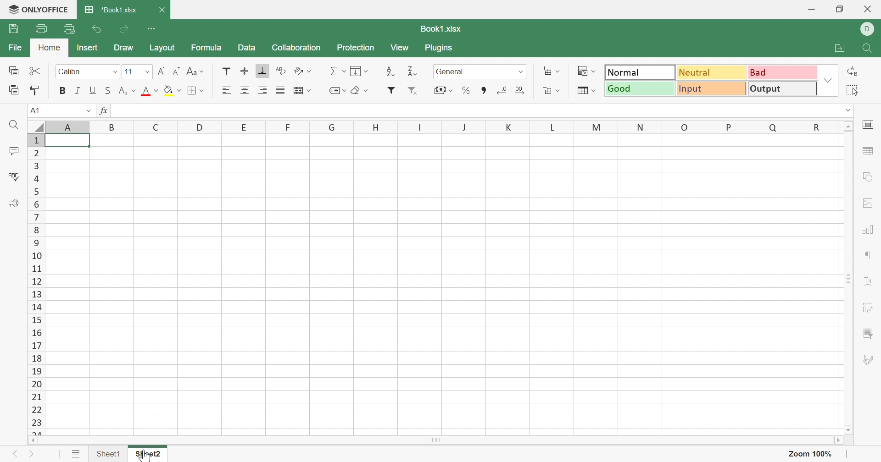  What do you see at coordinates (368, 71) in the screenshot?
I see `Drop Down` at bounding box center [368, 71].